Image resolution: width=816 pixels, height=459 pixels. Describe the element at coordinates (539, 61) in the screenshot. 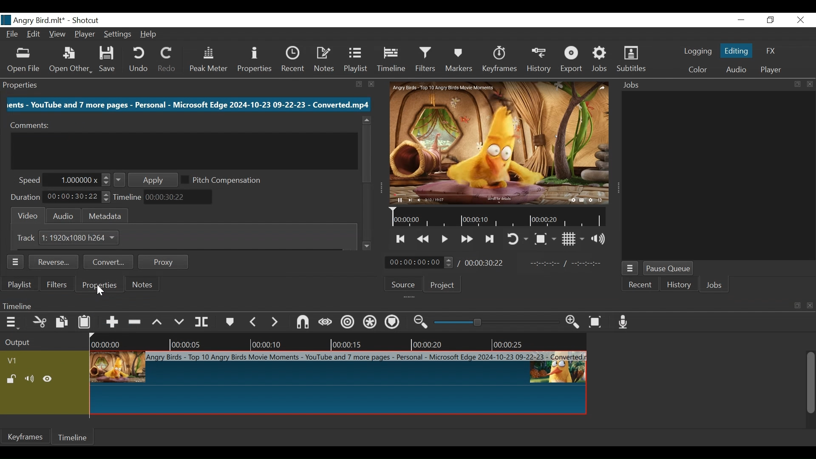

I see `History` at that location.